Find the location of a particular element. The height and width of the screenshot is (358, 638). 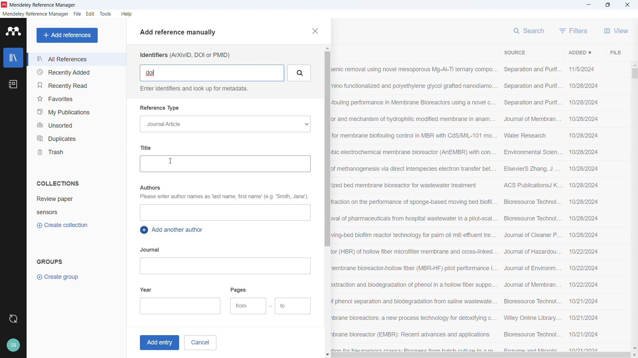

Sync  is located at coordinates (13, 319).